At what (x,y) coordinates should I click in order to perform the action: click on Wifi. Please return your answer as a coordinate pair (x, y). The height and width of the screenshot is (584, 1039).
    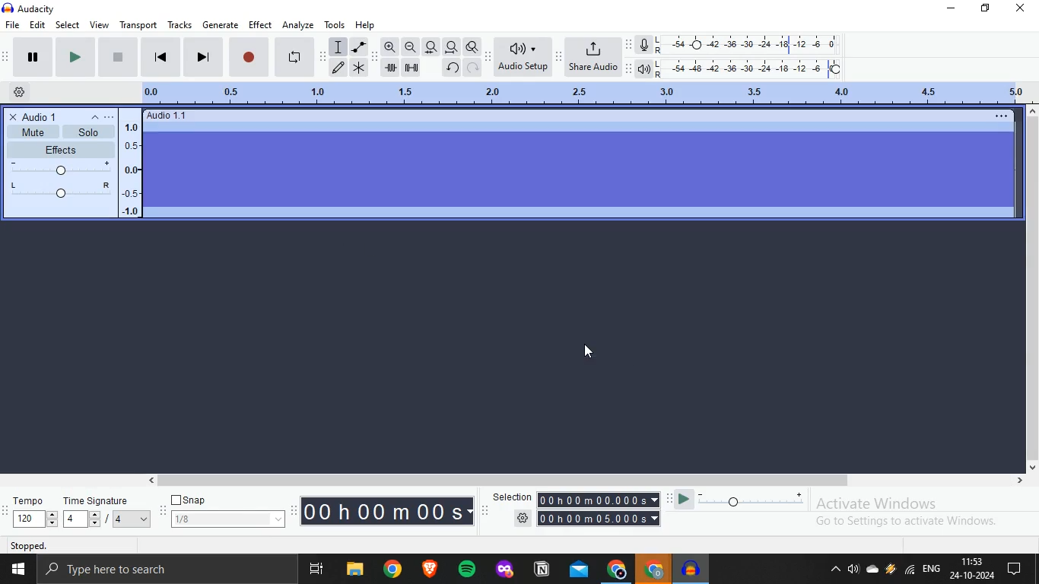
    Looking at the image, I should click on (910, 572).